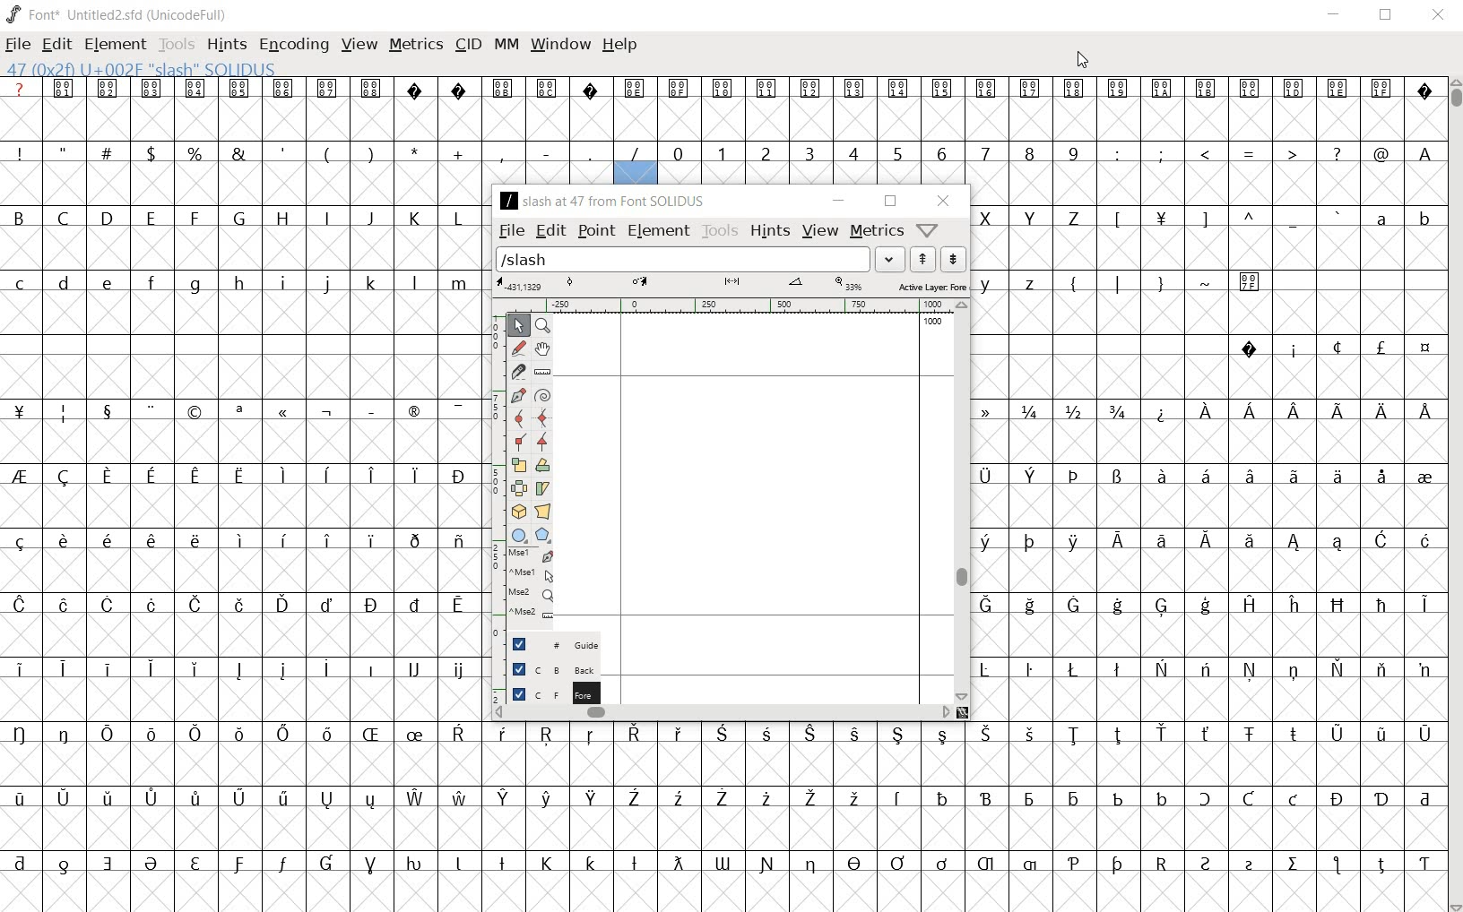 The height and width of the screenshot is (912, 1463). I want to click on empty cells, so click(719, 763).